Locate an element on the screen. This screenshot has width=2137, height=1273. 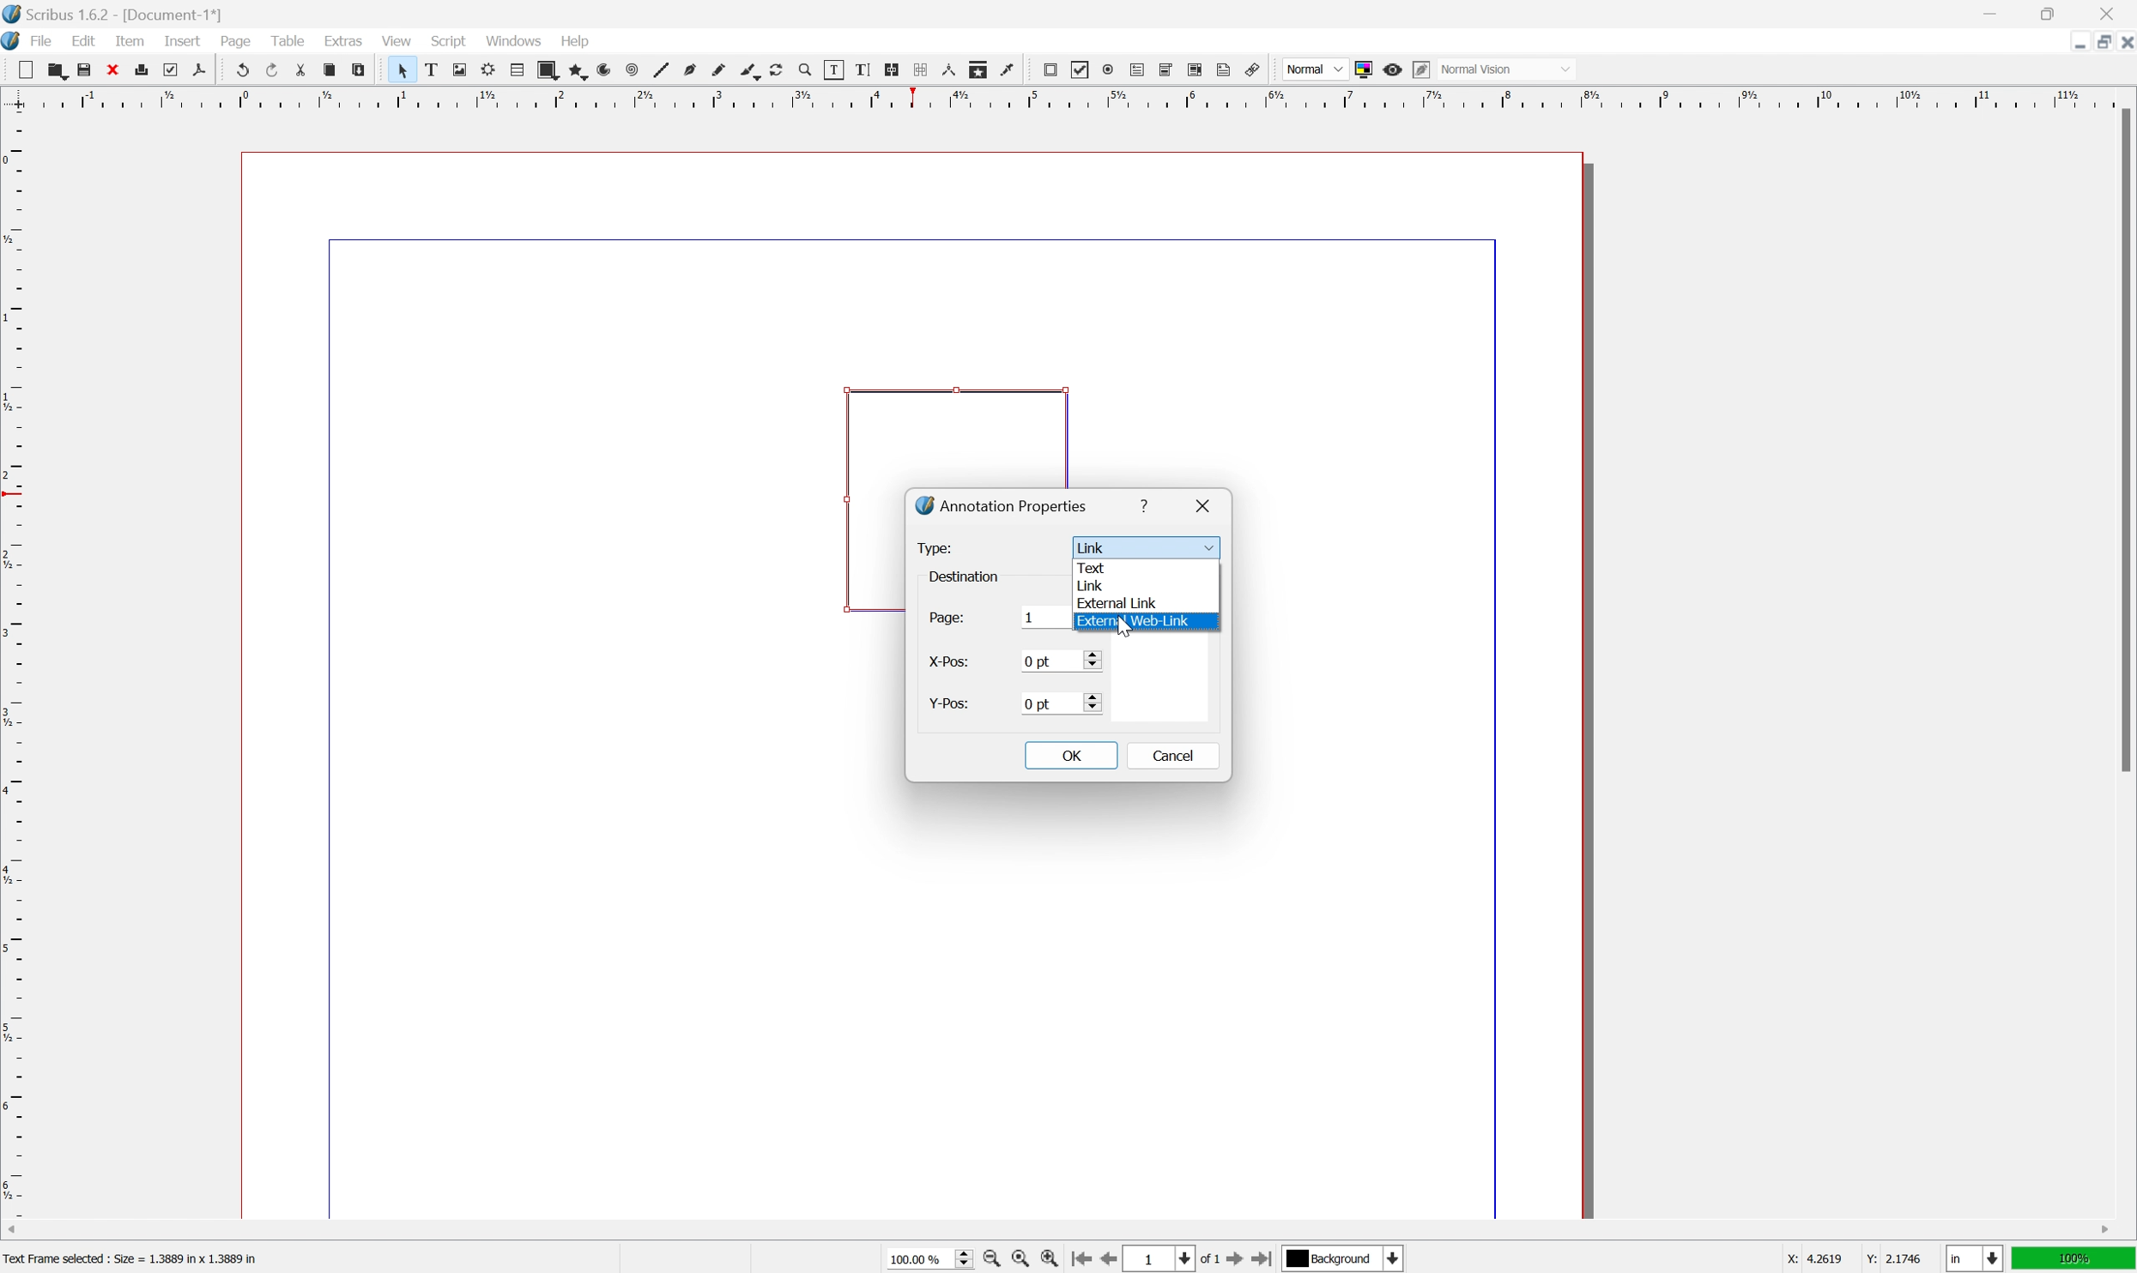
link is located at coordinates (1145, 546).